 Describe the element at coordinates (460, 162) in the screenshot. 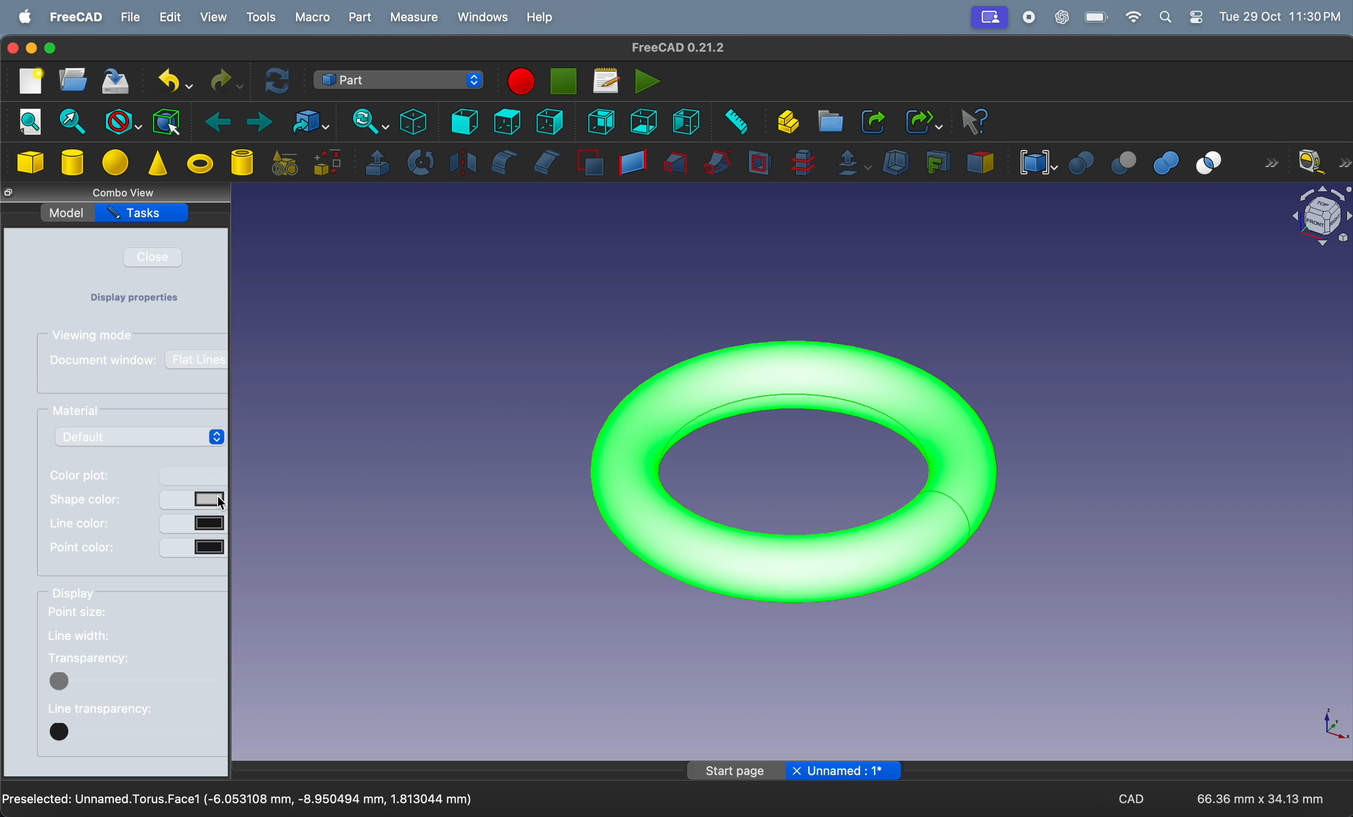

I see `mirroring` at that location.